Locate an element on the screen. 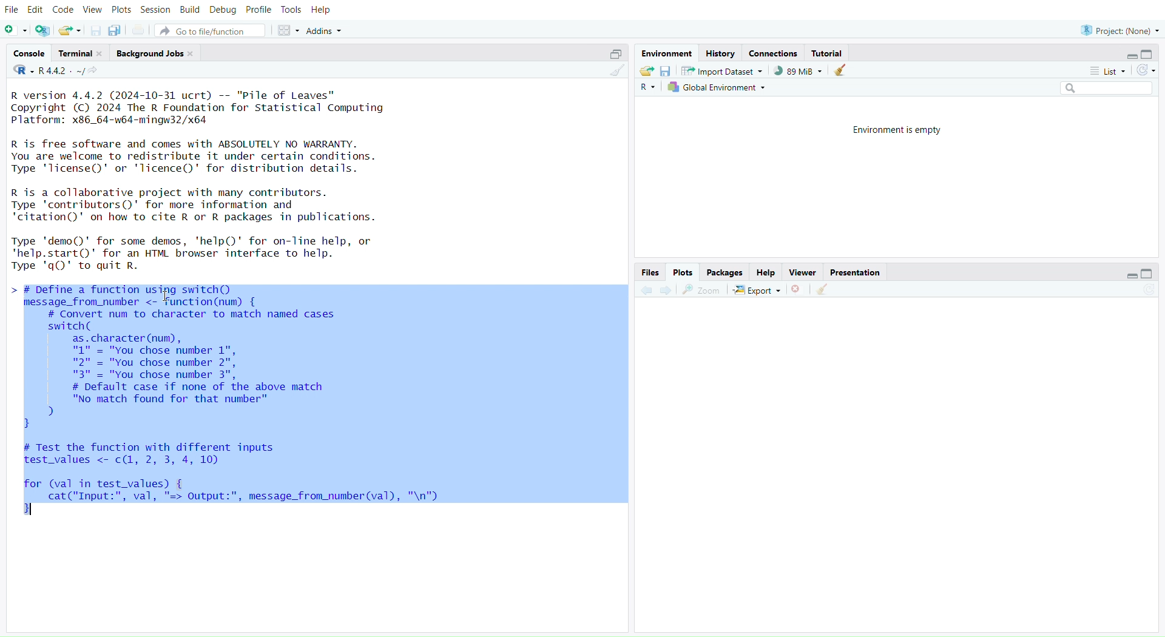 The image size is (1165, 637). Current console (Ctrl + L) is located at coordinates (843, 72).